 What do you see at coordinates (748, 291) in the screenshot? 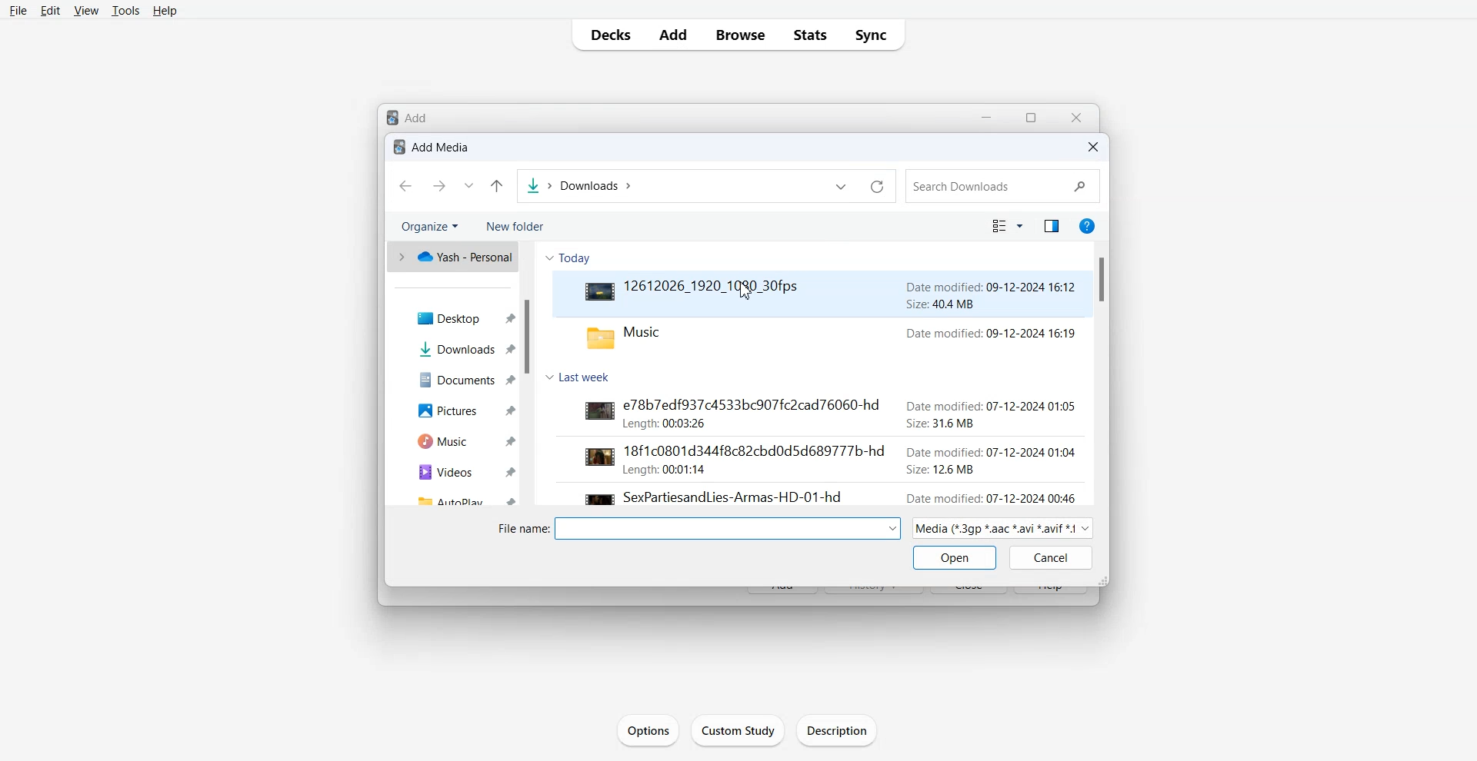
I see `Cursor` at bounding box center [748, 291].